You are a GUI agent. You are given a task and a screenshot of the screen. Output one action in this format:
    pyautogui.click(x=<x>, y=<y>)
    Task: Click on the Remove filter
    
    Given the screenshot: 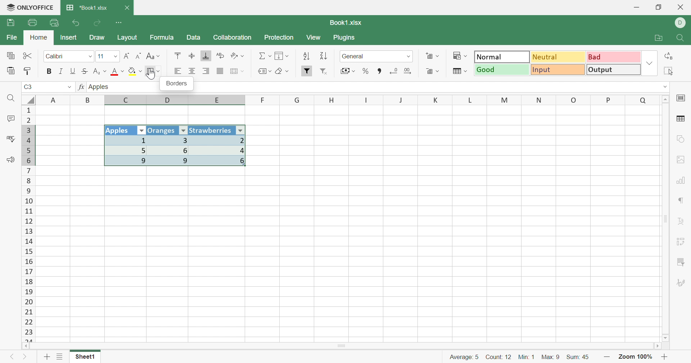 What is the action you would take?
    pyautogui.click(x=327, y=72)
    